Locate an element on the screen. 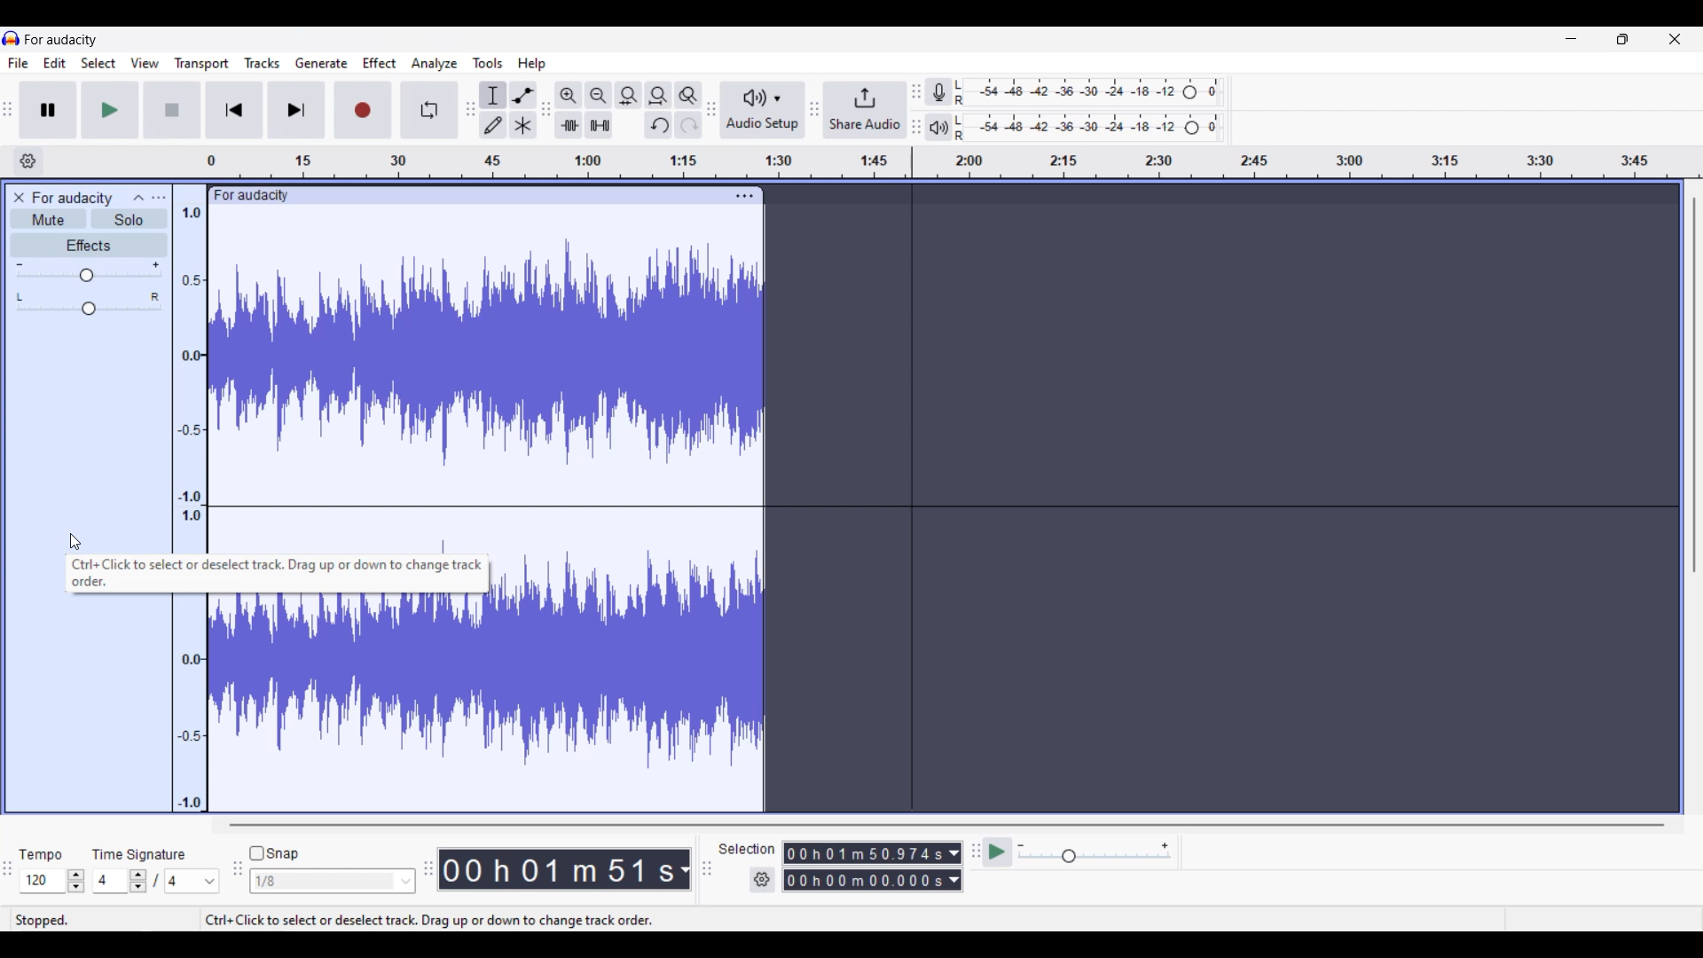  Collpase is located at coordinates (140, 195).